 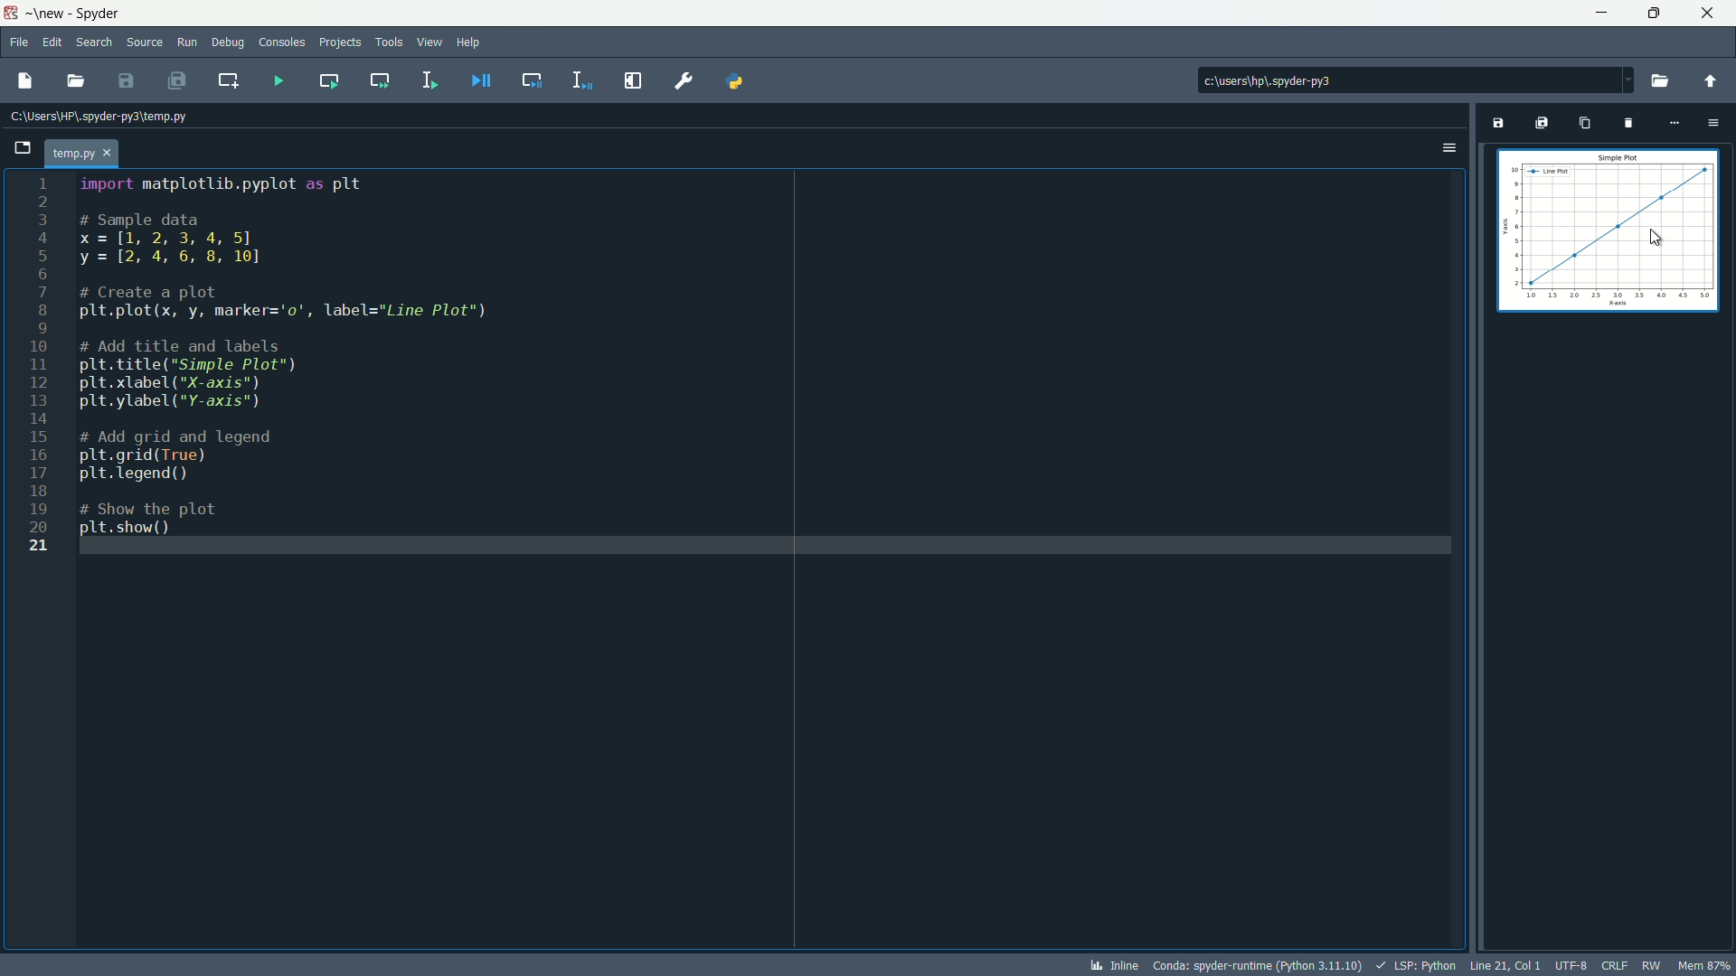 I want to click on close, so click(x=1709, y=12).